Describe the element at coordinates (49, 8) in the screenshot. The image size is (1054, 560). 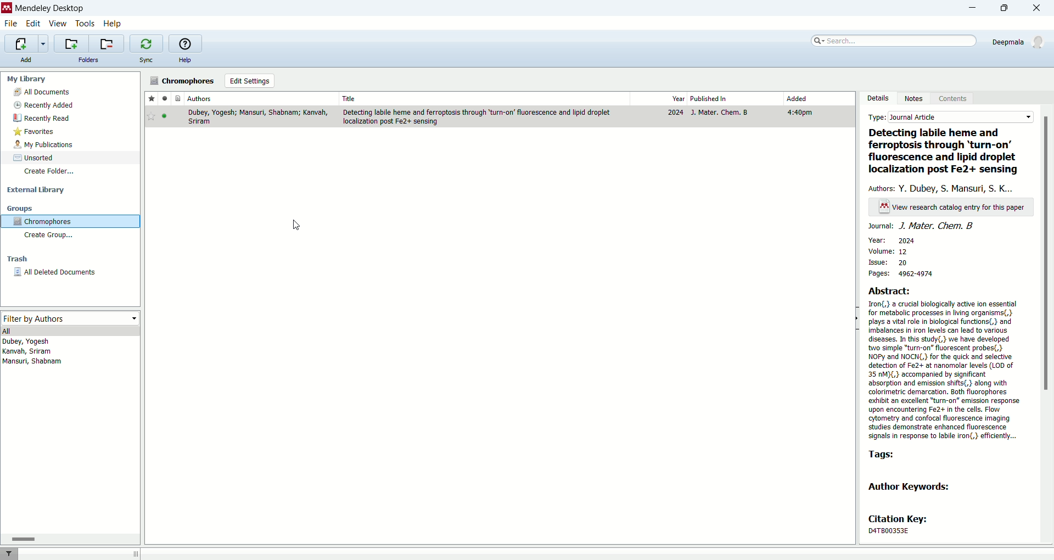
I see `mendeley desktop` at that location.